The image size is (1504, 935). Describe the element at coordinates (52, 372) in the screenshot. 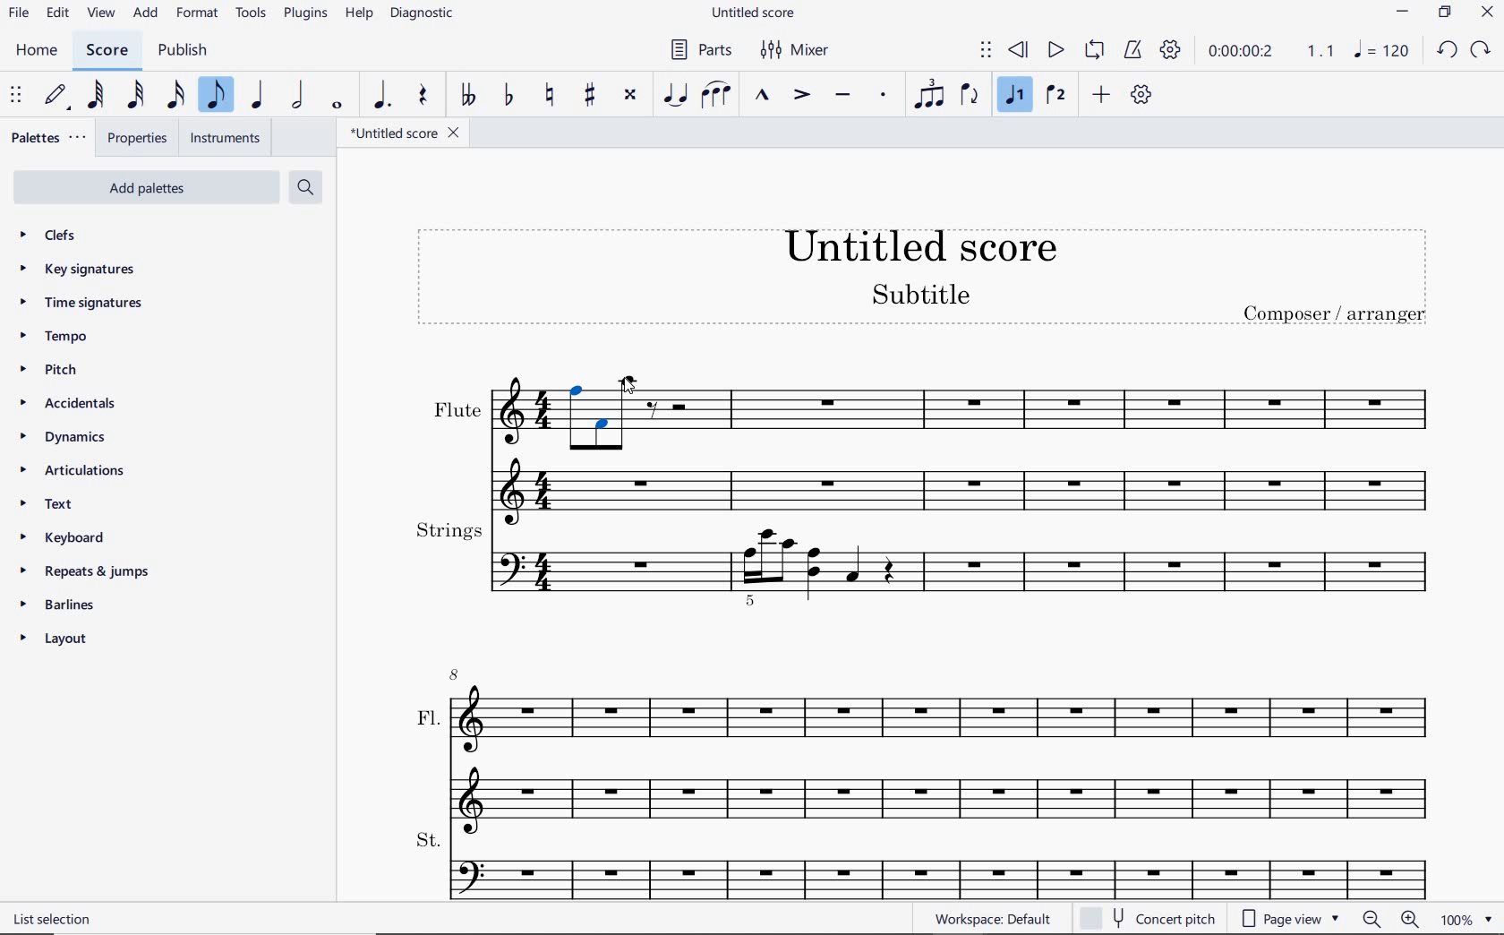

I see `pitch` at that location.